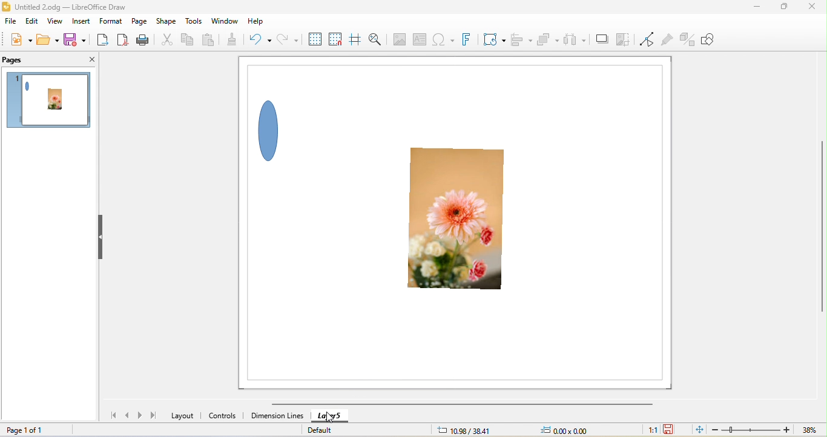 Image resolution: width=827 pixels, height=437 pixels. Describe the element at coordinates (31, 24) in the screenshot. I see `edit` at that location.